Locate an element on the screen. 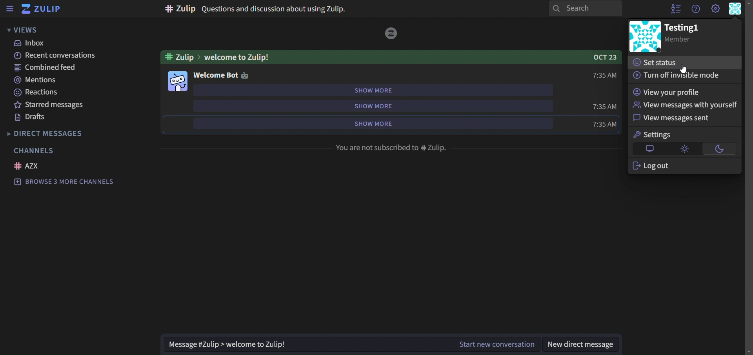 This screenshot has height=355, width=753. AZX is located at coordinates (28, 166).